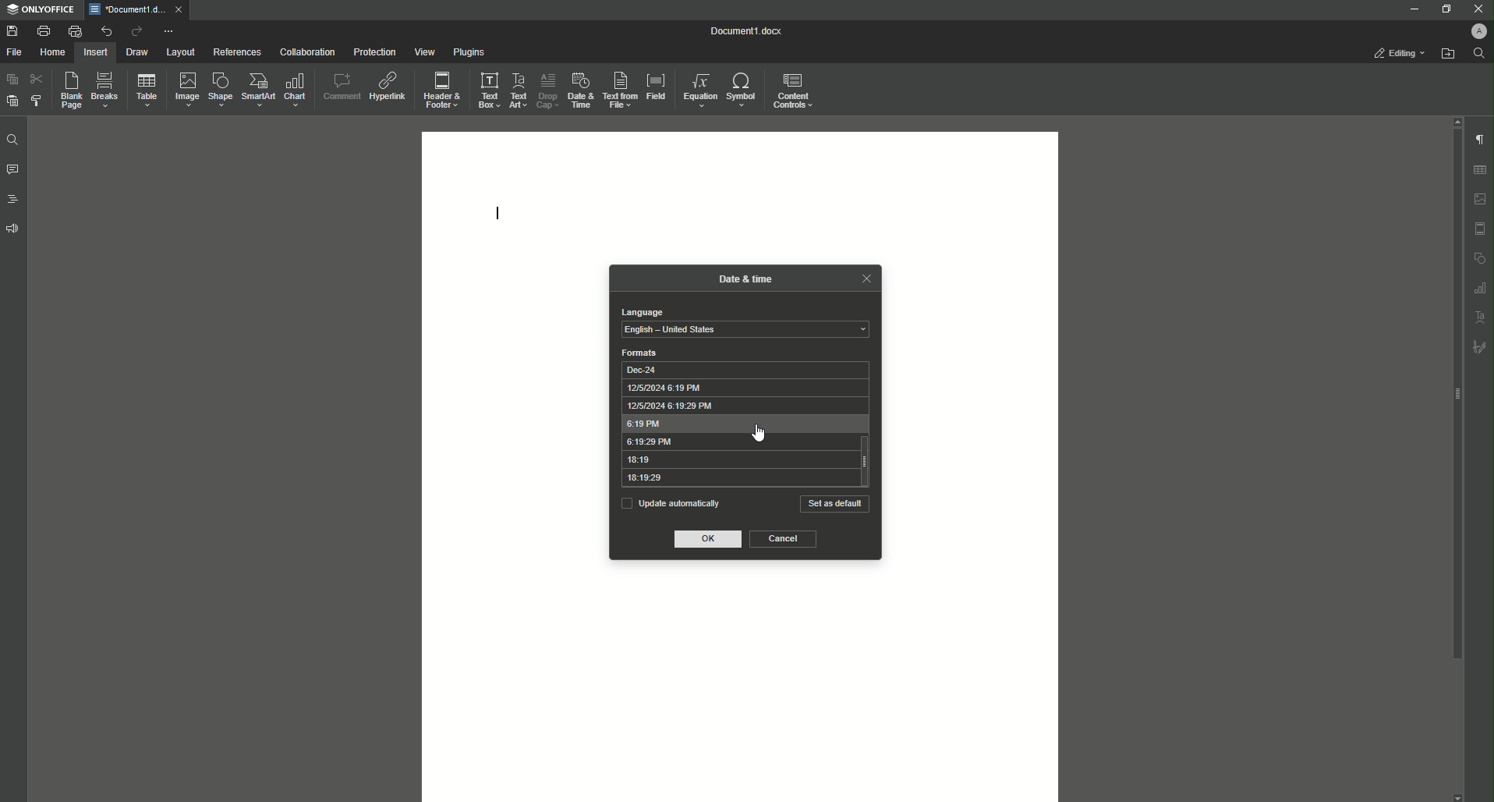 The image size is (1494, 802). I want to click on close, so click(179, 9).